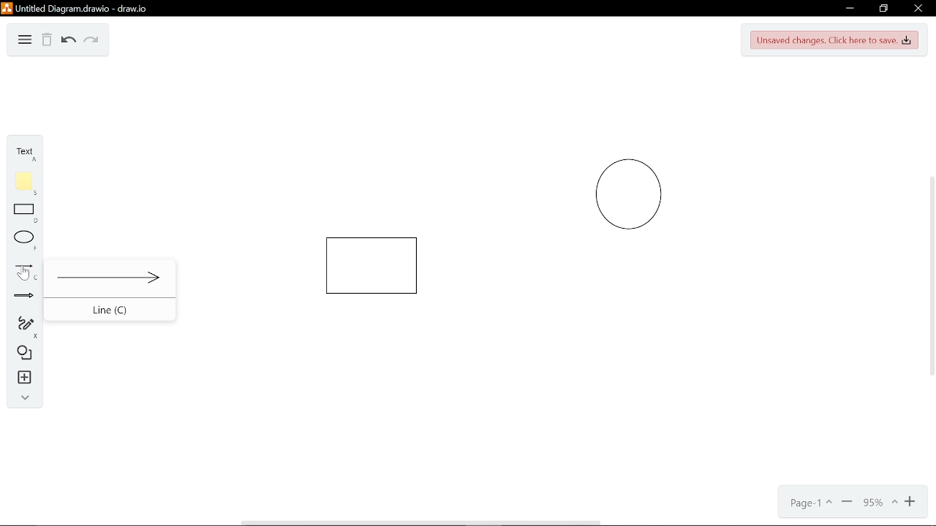  What do you see at coordinates (627, 199) in the screenshot?
I see `Circle` at bounding box center [627, 199].